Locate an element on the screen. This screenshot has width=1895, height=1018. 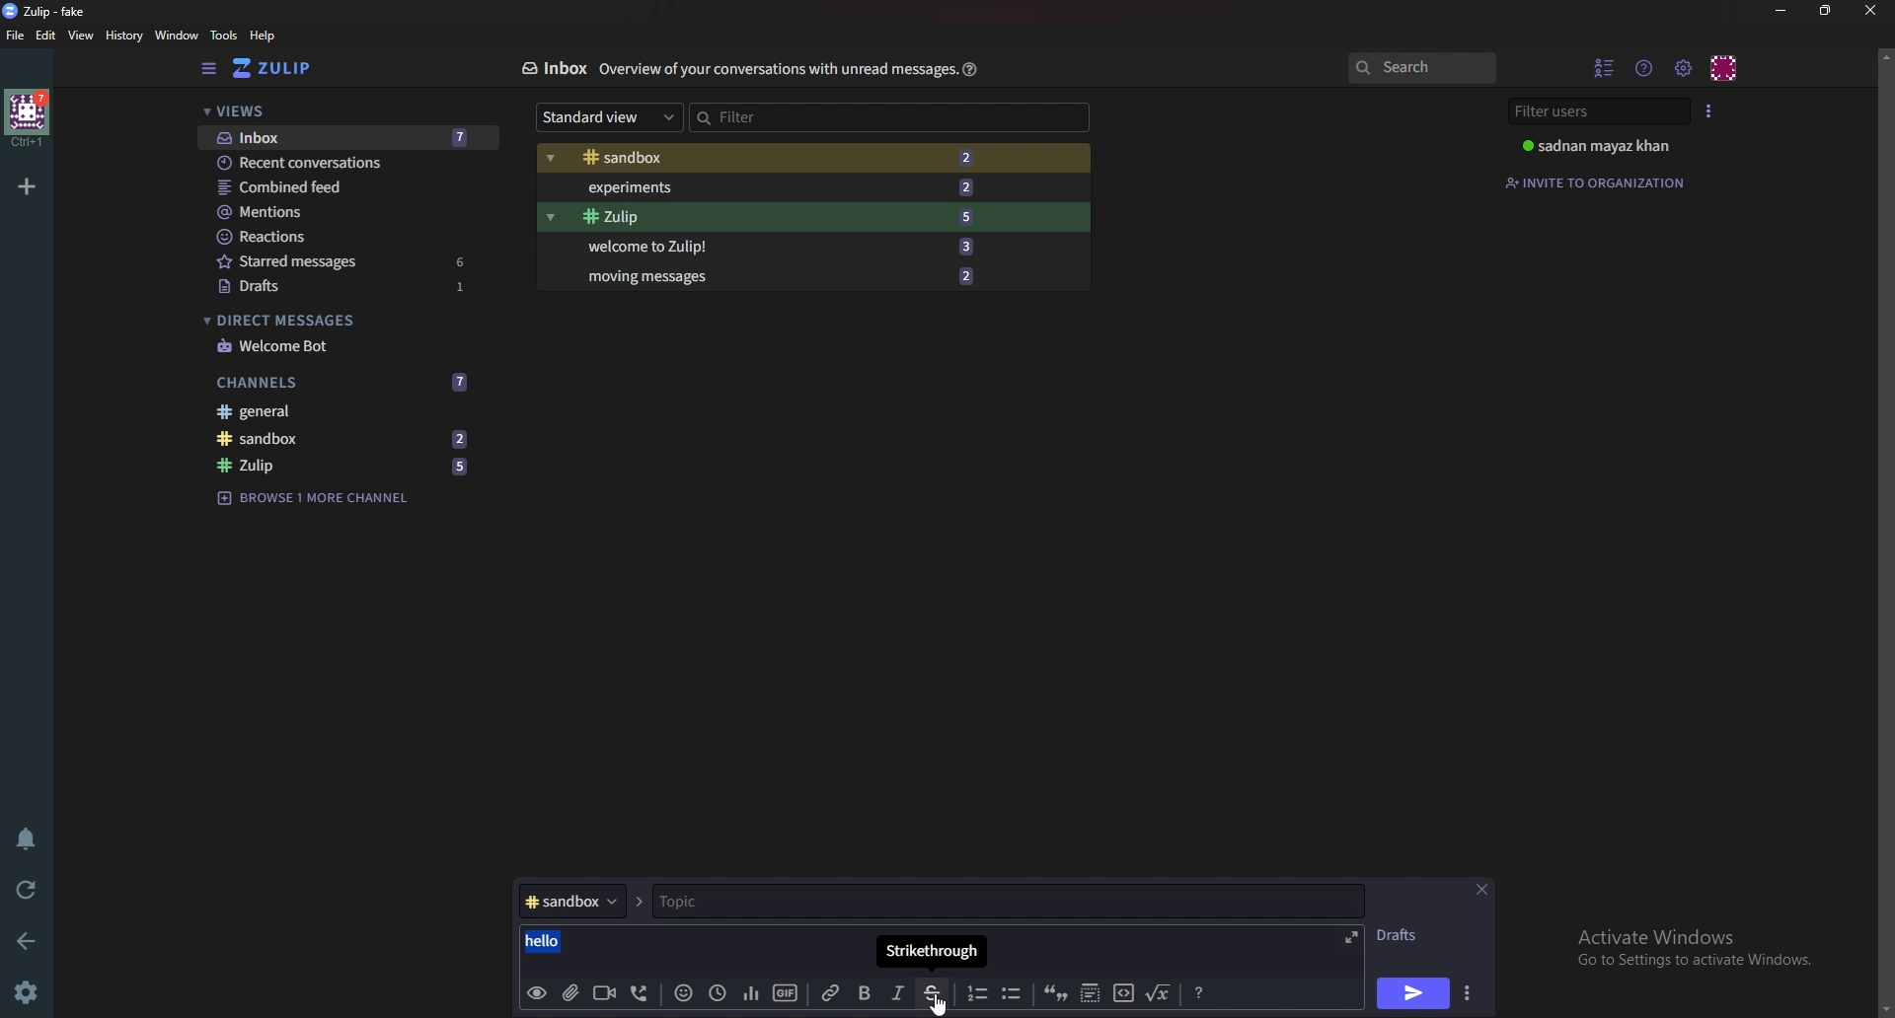
add file is located at coordinates (569, 994).